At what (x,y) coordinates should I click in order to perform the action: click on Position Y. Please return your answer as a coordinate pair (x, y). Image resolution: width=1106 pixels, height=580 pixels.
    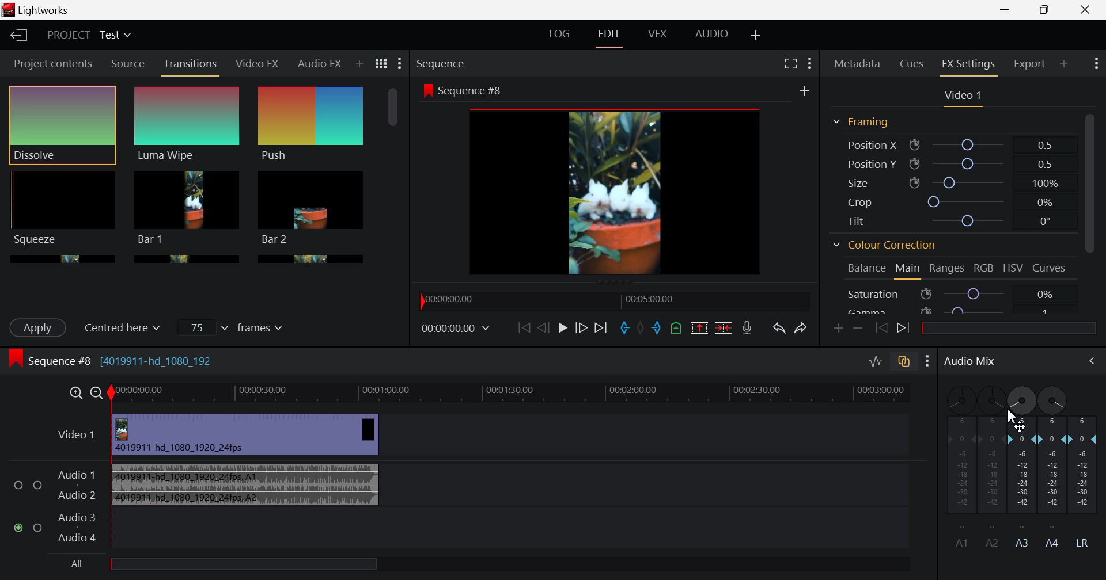
    Looking at the image, I should click on (952, 162).